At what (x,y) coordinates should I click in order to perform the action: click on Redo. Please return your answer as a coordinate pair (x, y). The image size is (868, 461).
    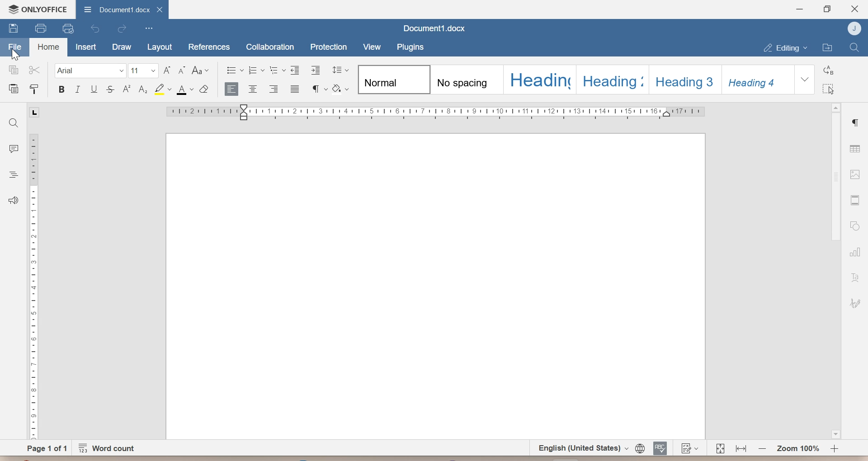
    Looking at the image, I should click on (123, 30).